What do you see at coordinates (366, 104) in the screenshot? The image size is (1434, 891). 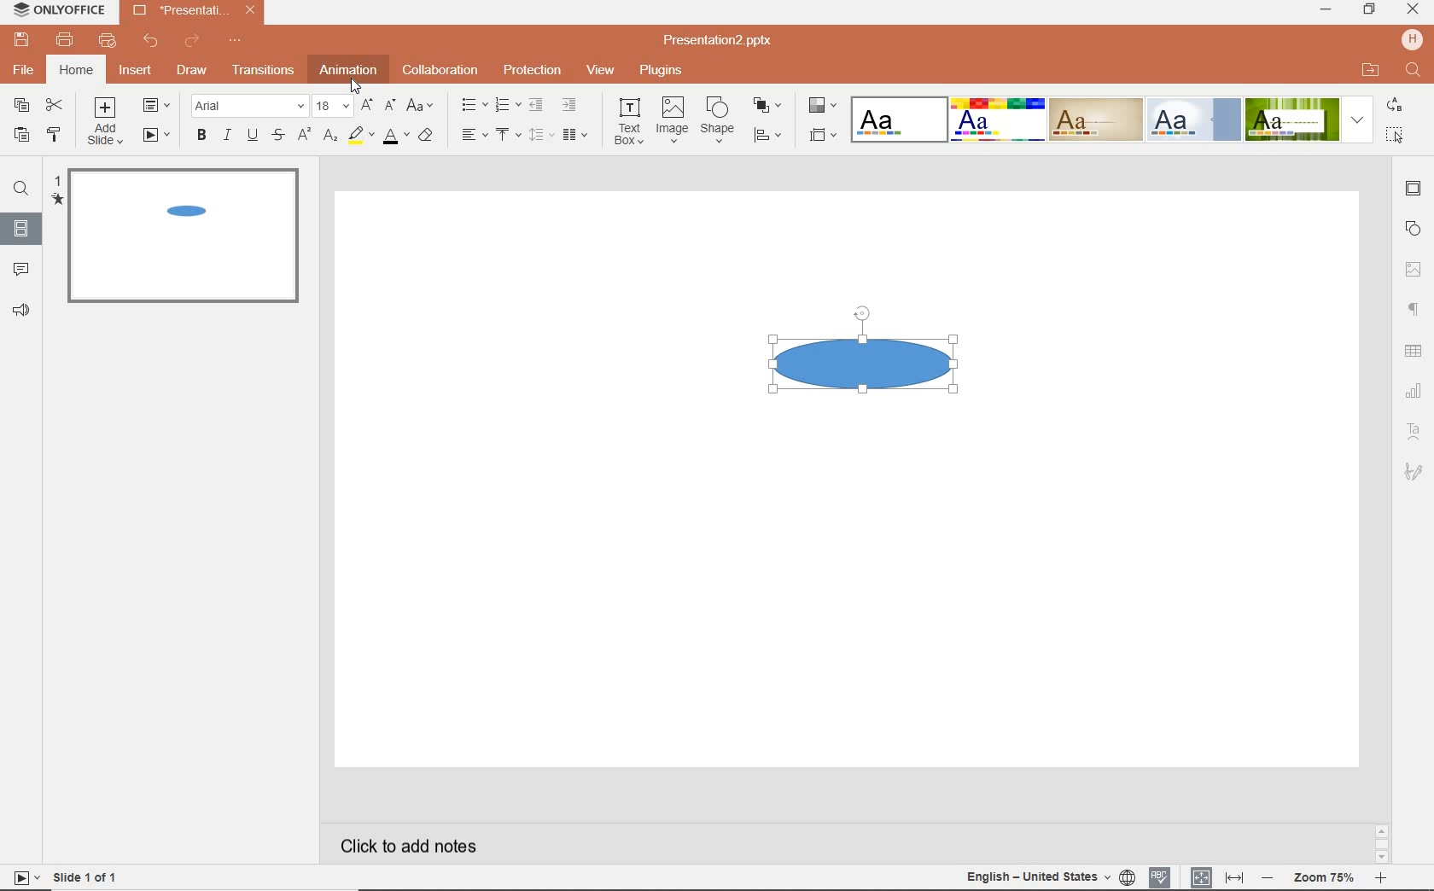 I see `INCREMENT FONT SIZE` at bounding box center [366, 104].